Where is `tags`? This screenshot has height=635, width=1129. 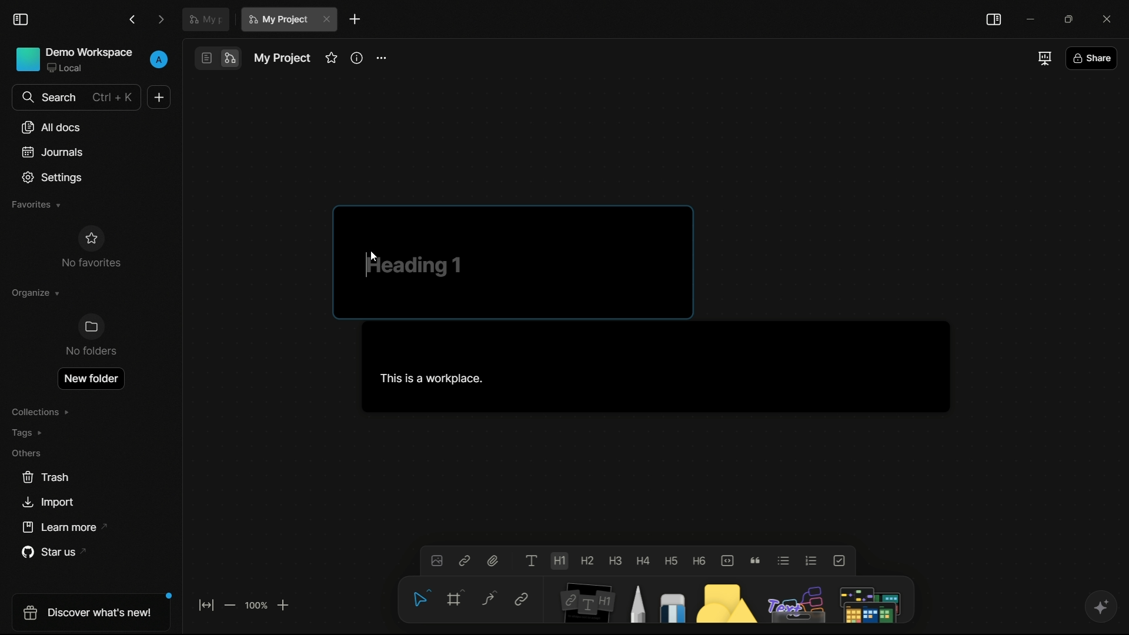
tags is located at coordinates (26, 431).